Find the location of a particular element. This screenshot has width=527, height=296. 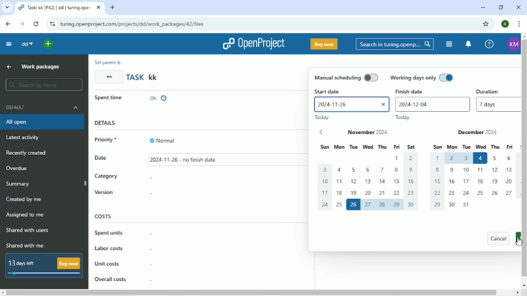

2024-11-26 is located at coordinates (352, 104).